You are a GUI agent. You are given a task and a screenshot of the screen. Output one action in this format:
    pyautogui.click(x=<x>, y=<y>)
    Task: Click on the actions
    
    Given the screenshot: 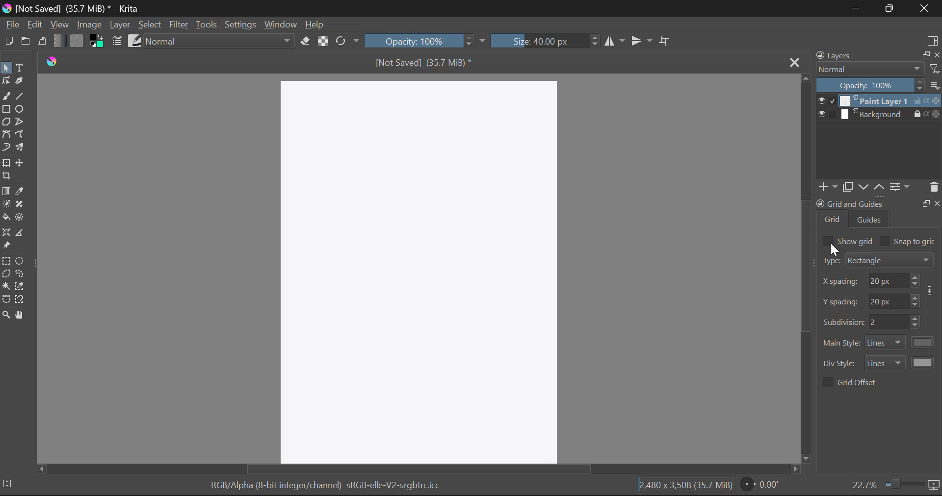 What is the action you would take?
    pyautogui.click(x=927, y=100)
    